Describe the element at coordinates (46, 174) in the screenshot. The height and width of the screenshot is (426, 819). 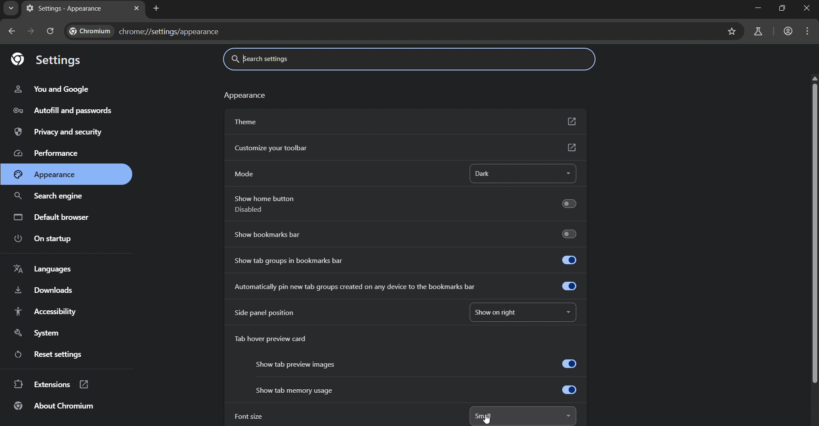
I see `appearance` at that location.